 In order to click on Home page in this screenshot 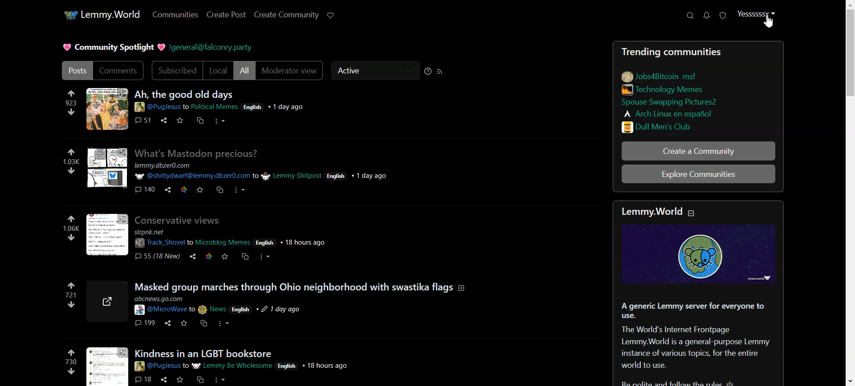, I will do `click(101, 15)`.